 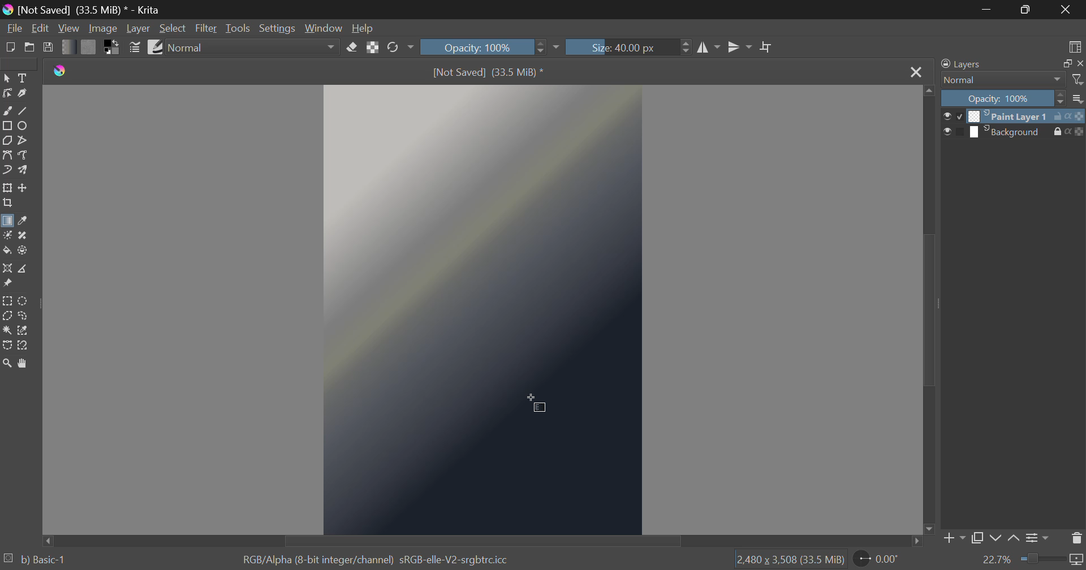 I want to click on Gradient Fill, so click(x=7, y=223).